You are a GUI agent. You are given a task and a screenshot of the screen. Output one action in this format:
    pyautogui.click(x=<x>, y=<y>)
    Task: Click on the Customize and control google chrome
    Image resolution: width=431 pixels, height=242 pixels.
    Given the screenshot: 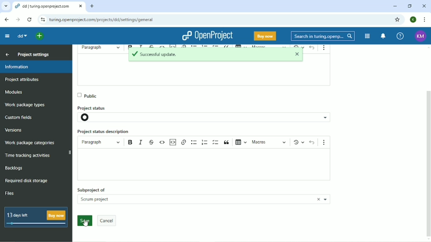 What is the action you would take?
    pyautogui.click(x=425, y=20)
    